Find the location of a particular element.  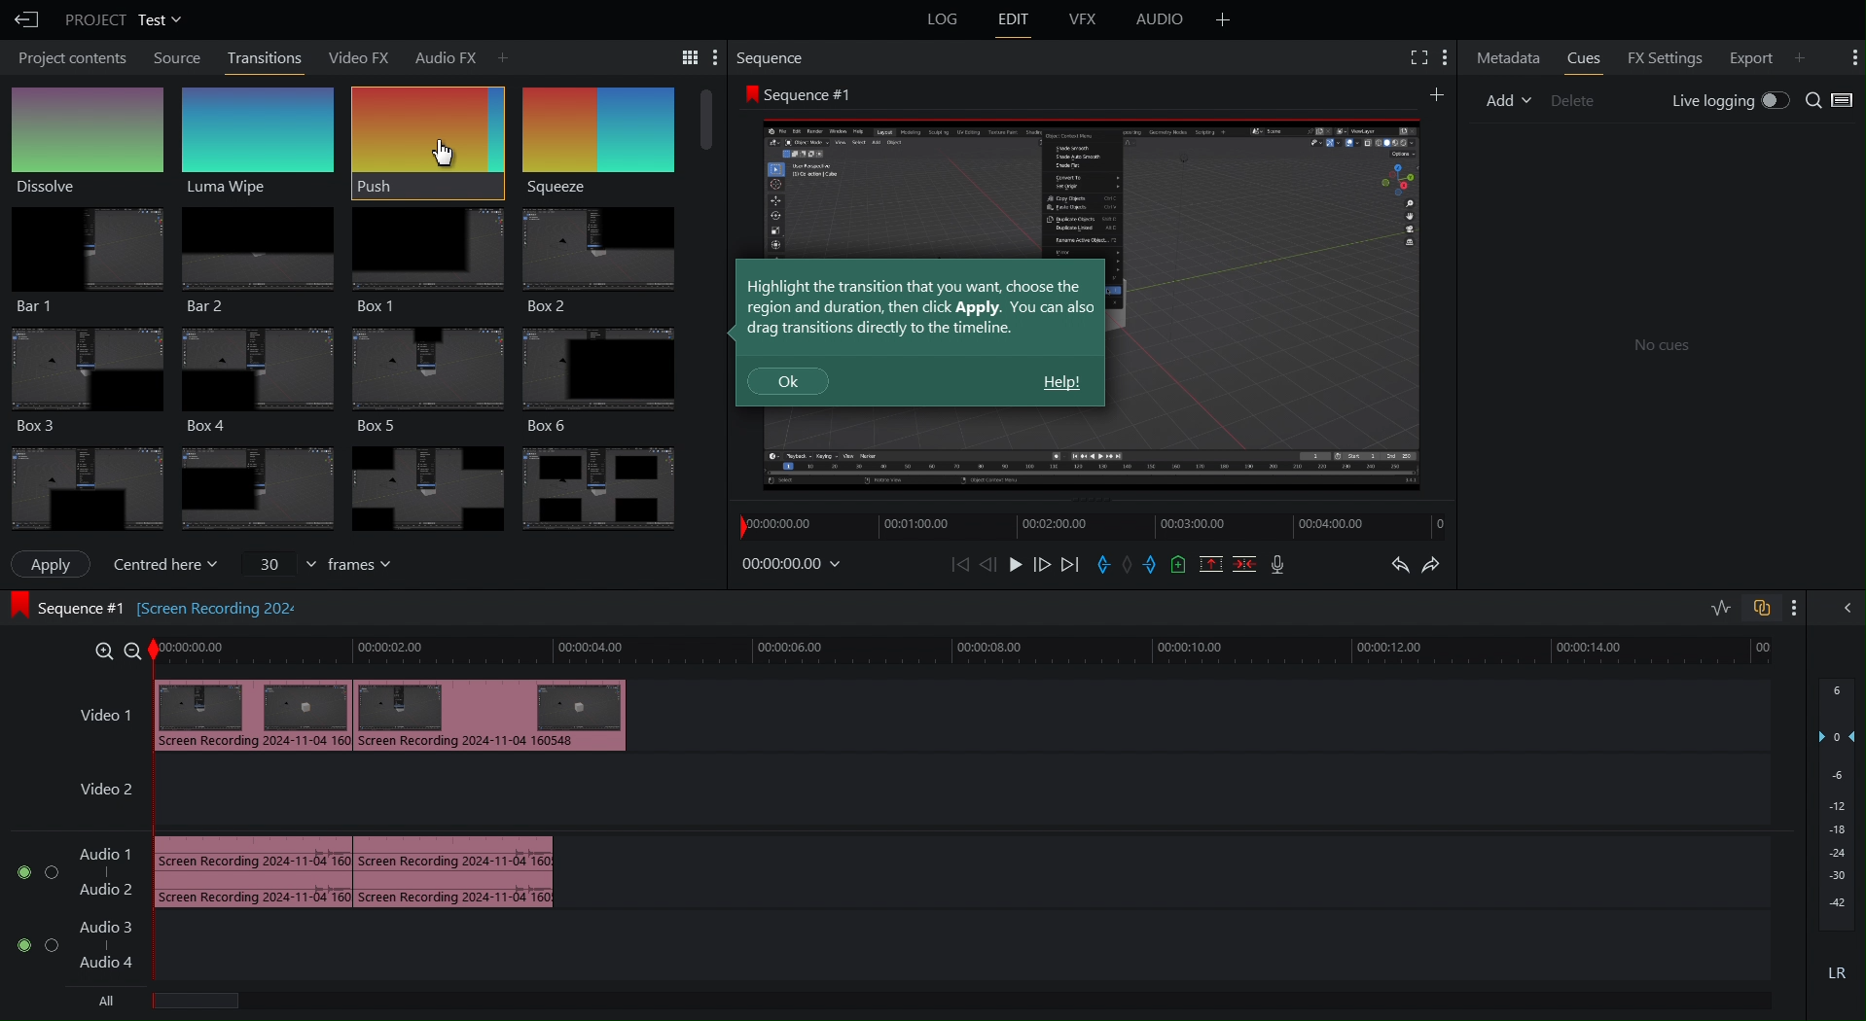

Collapse is located at coordinates (1845, 608).